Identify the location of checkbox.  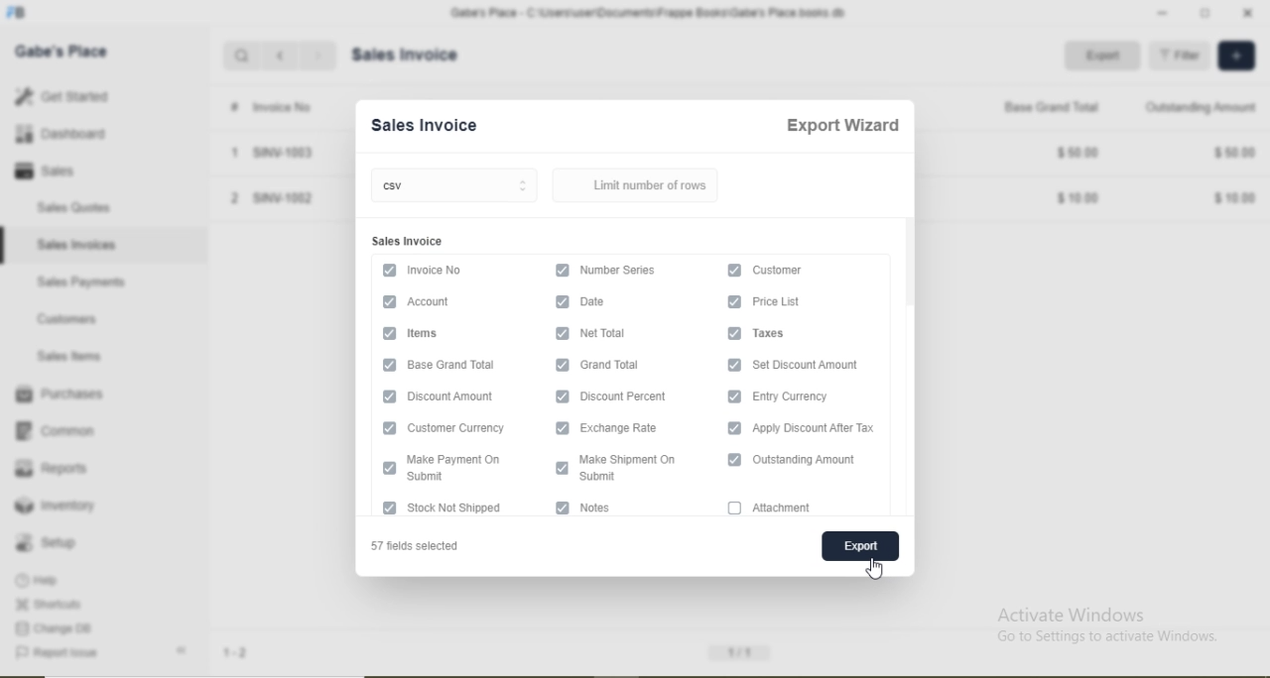
(734, 508).